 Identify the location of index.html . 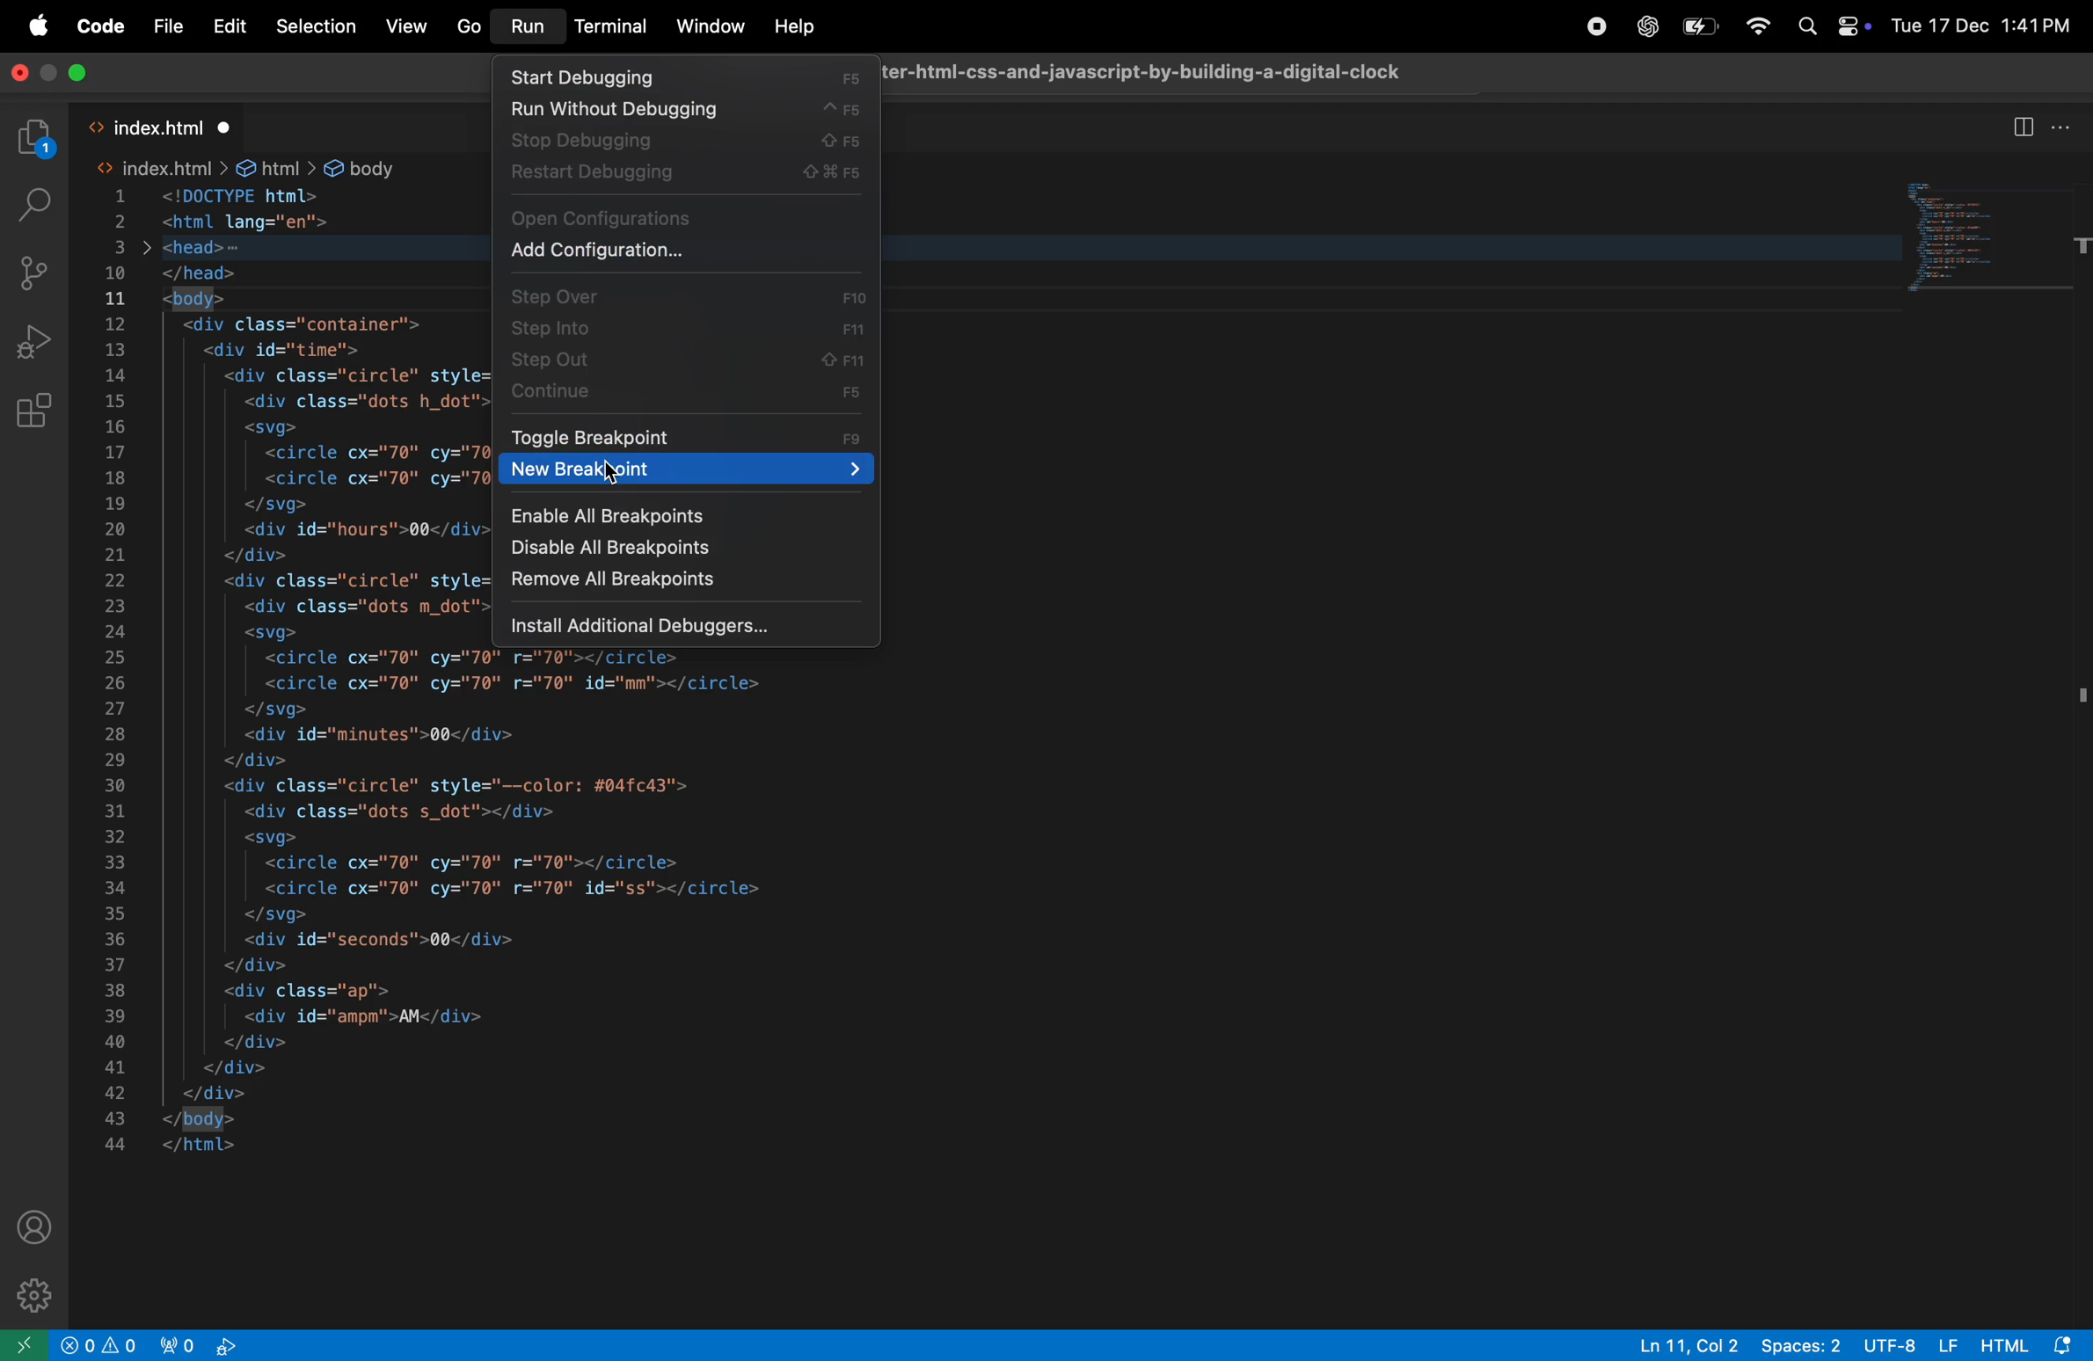
(165, 125).